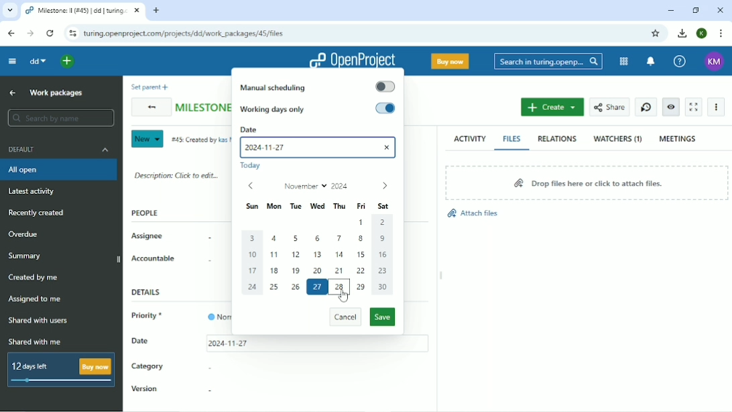 The height and width of the screenshot is (412, 732). I want to click on Shared with me, so click(37, 342).